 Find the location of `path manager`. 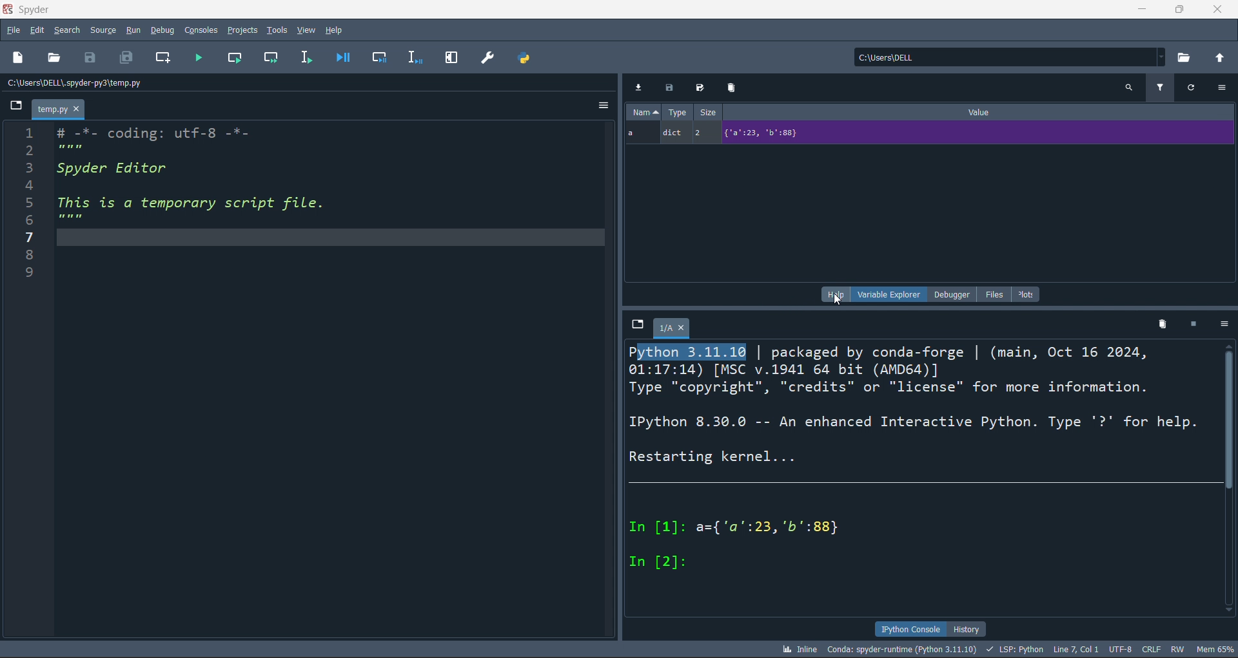

path manager is located at coordinates (524, 57).